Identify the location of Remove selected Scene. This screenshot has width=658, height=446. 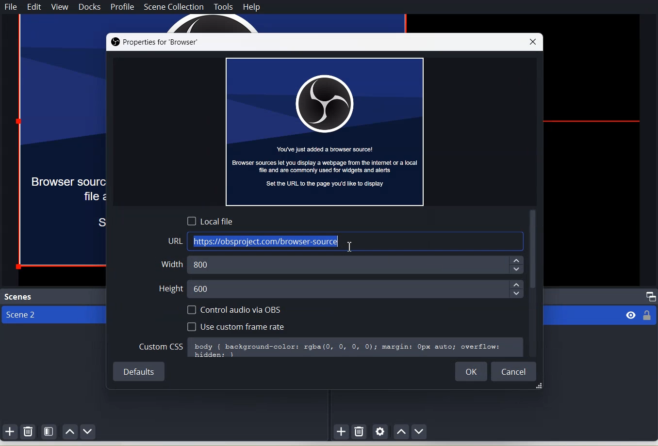
(29, 432).